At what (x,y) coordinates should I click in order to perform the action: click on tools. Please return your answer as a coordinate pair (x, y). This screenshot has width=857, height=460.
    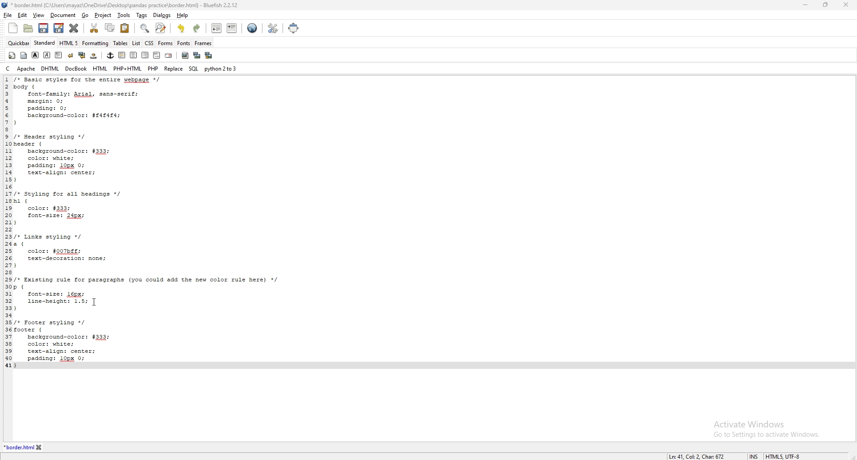
    Looking at the image, I should click on (123, 15).